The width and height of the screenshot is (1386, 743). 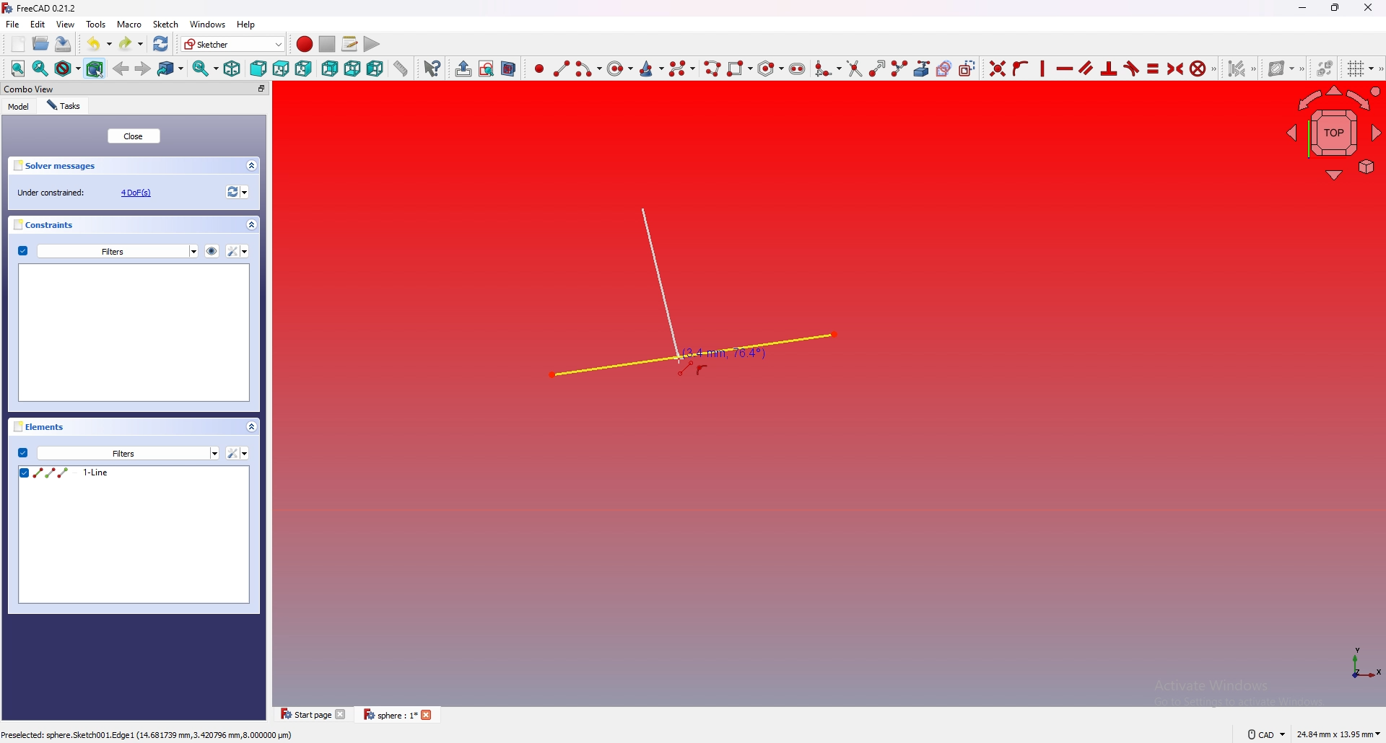 What do you see at coordinates (135, 536) in the screenshot?
I see `T-line` at bounding box center [135, 536].